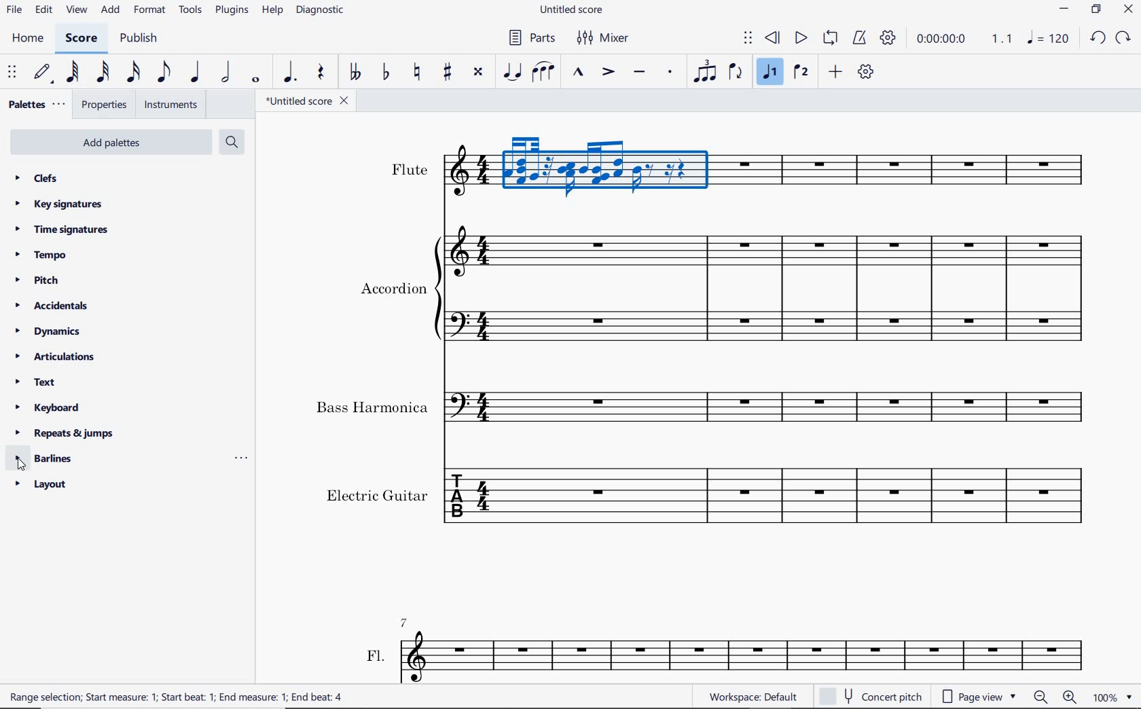  Describe the element at coordinates (750, 696) in the screenshot. I see `workspace: default` at that location.